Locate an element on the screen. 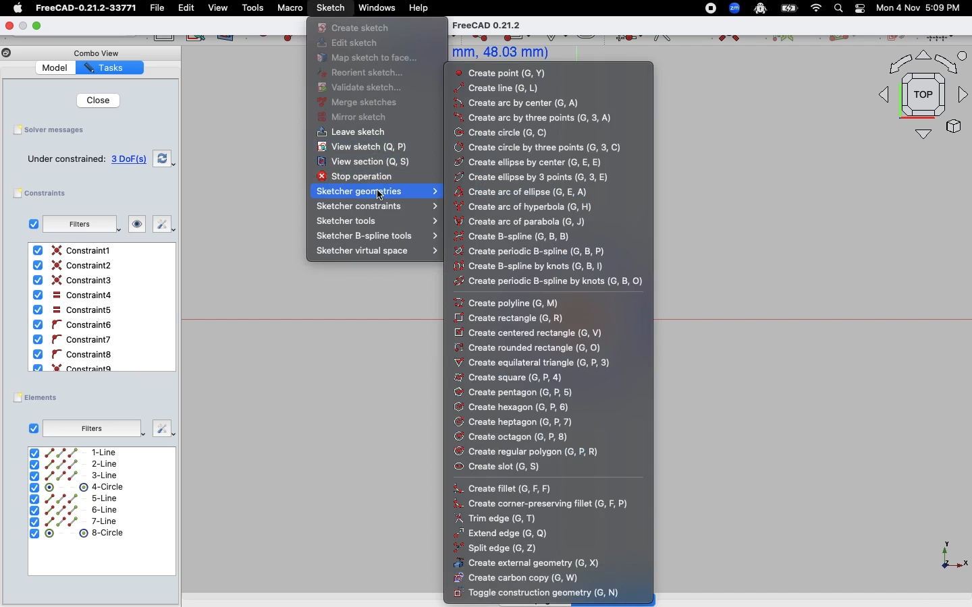 The image size is (972, 607). Constaint6 is located at coordinates (75, 325).